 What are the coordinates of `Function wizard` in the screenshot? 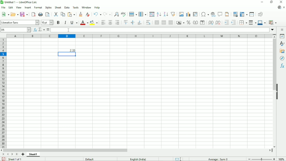 It's located at (35, 30).